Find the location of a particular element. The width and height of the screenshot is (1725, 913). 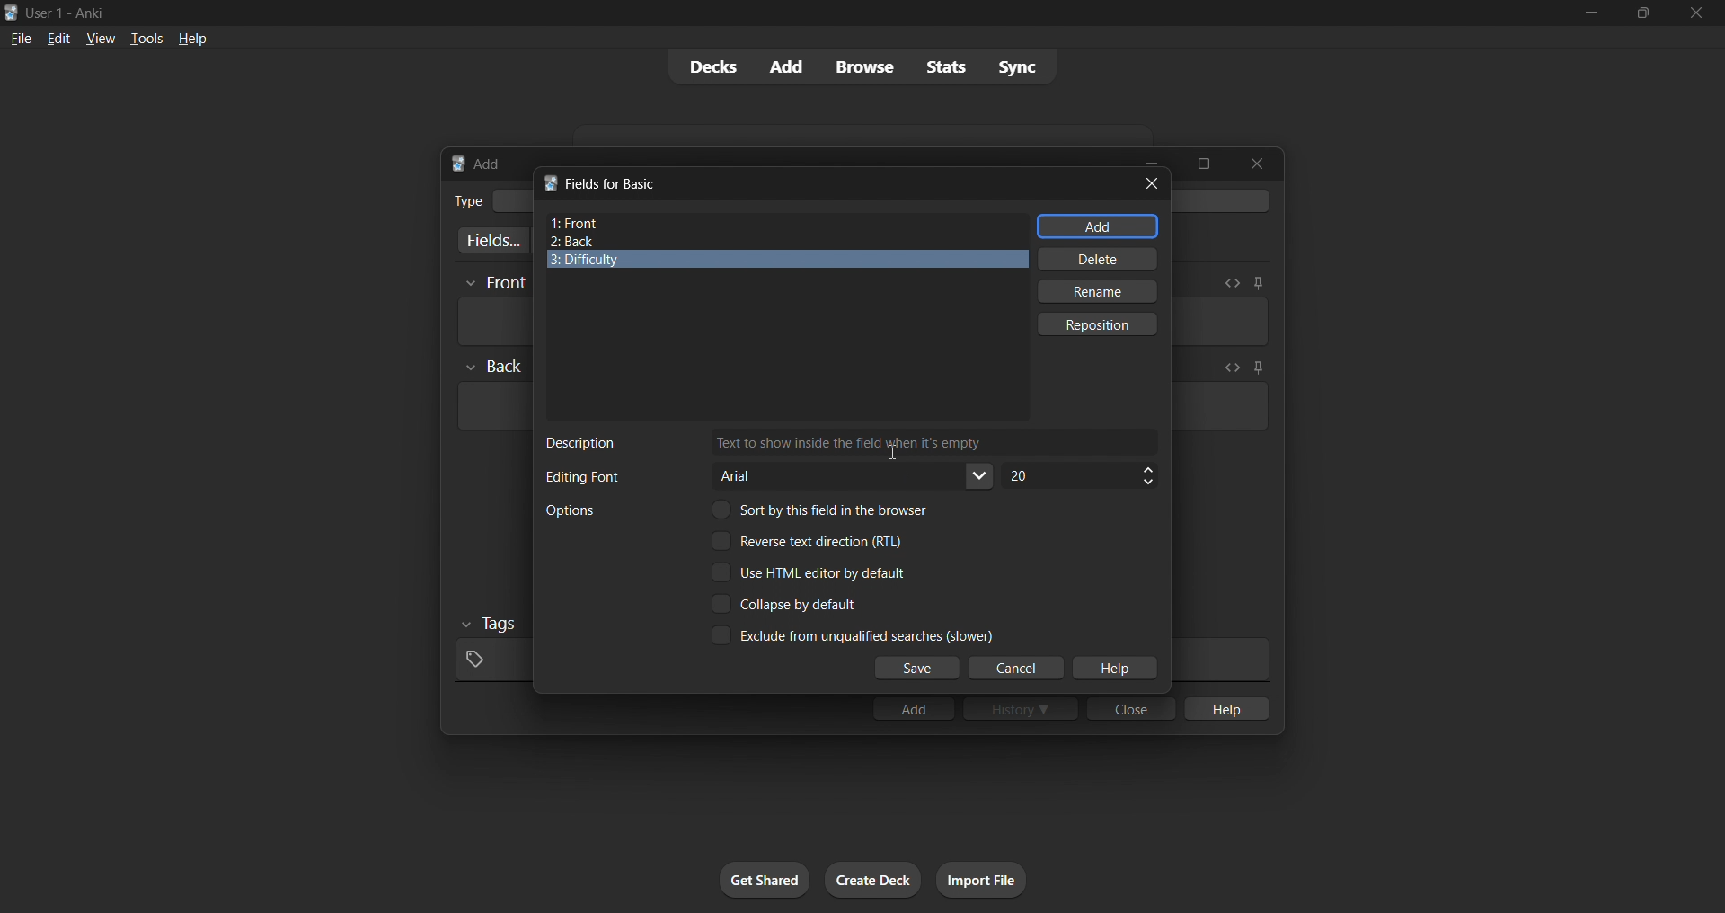

Card front input is located at coordinates (1220, 322).